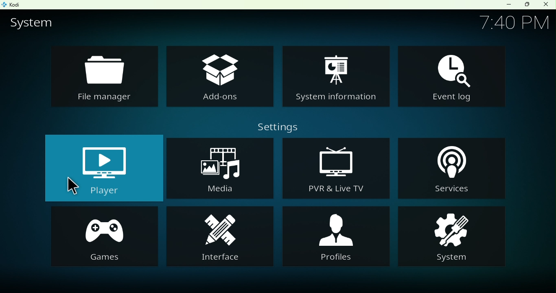 The height and width of the screenshot is (293, 556). I want to click on Event log, so click(449, 79).